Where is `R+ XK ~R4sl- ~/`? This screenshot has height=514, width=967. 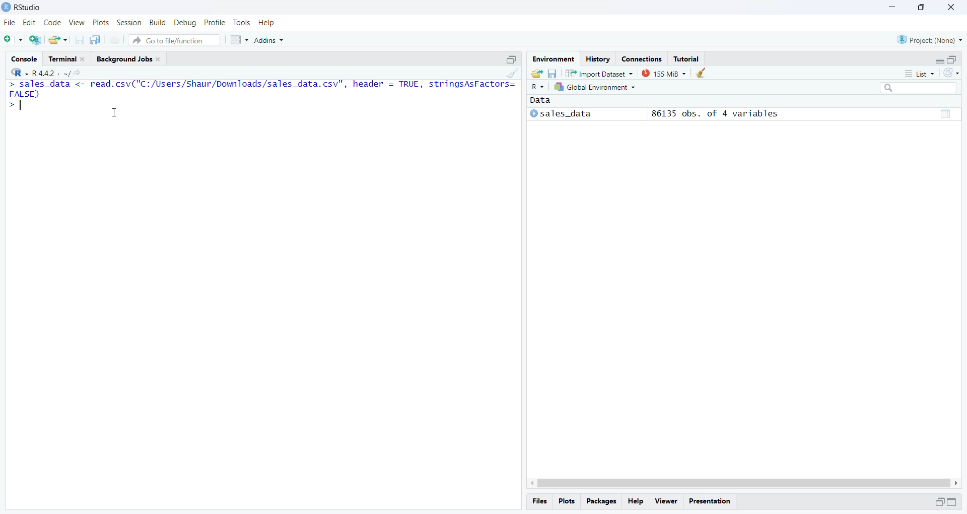
R+ XK ~R4sl- ~/ is located at coordinates (46, 73).